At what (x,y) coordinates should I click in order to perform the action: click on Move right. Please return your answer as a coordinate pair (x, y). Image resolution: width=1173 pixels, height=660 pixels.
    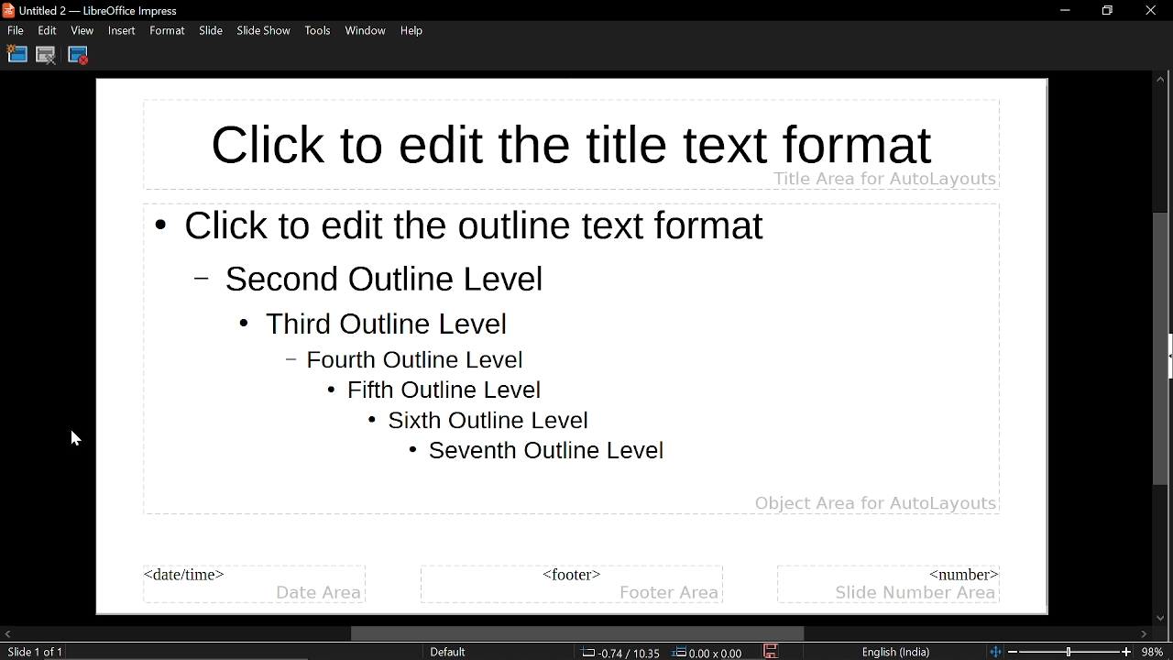
    Looking at the image, I should click on (1142, 634).